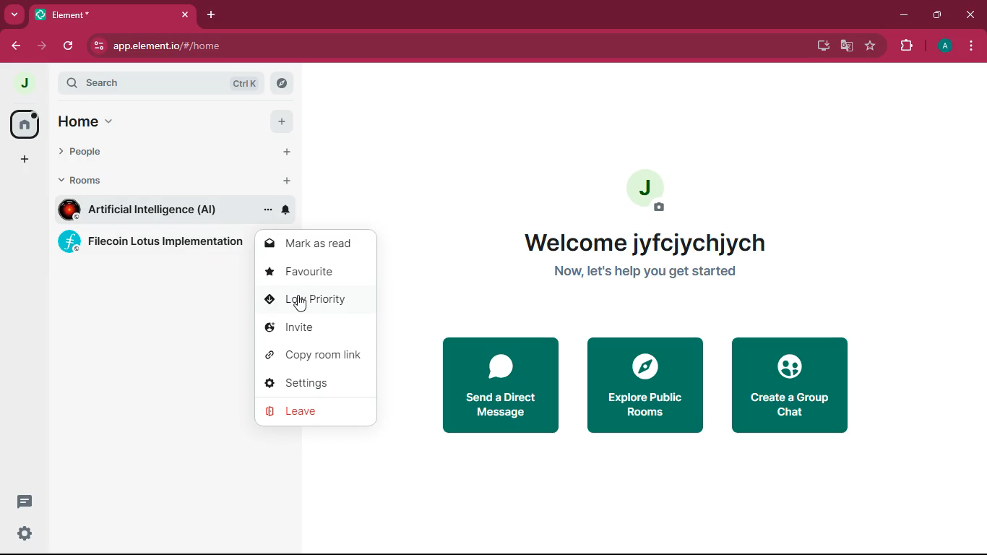 Image resolution: width=987 pixels, height=555 pixels. What do you see at coordinates (25, 501) in the screenshot?
I see `threads` at bounding box center [25, 501].